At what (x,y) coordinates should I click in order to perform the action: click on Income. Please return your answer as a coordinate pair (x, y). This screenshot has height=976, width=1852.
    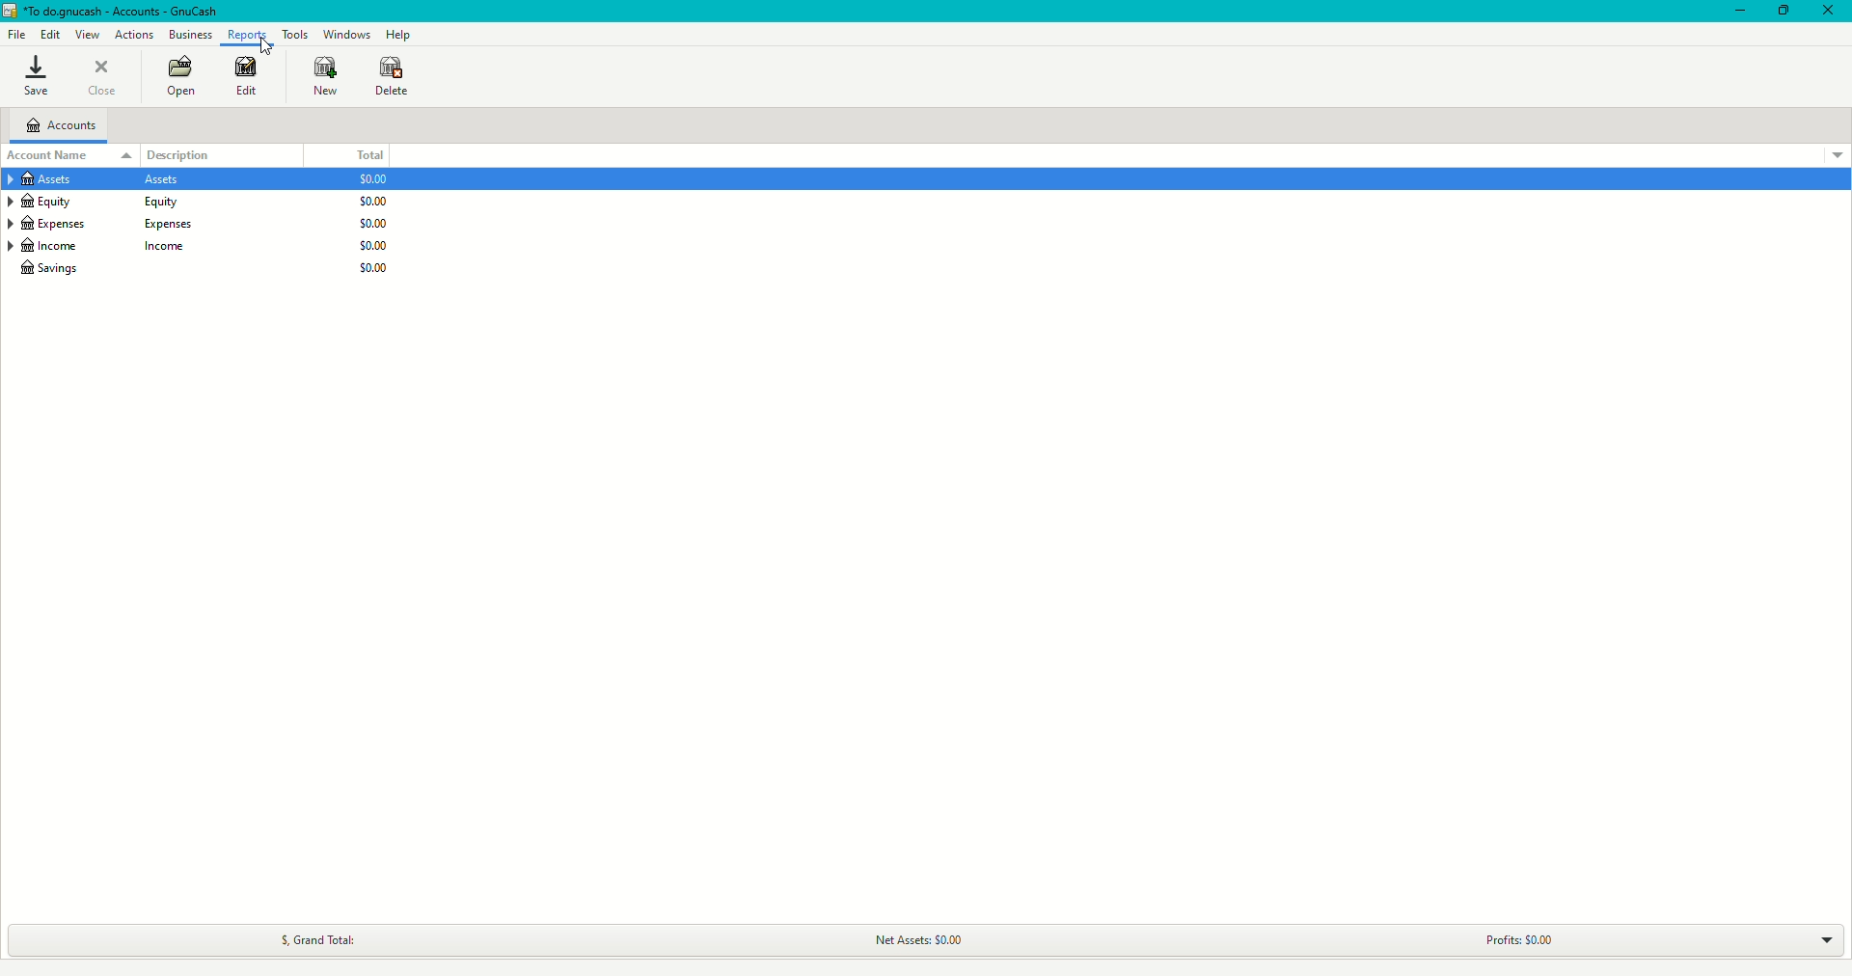
    Looking at the image, I should click on (110, 246).